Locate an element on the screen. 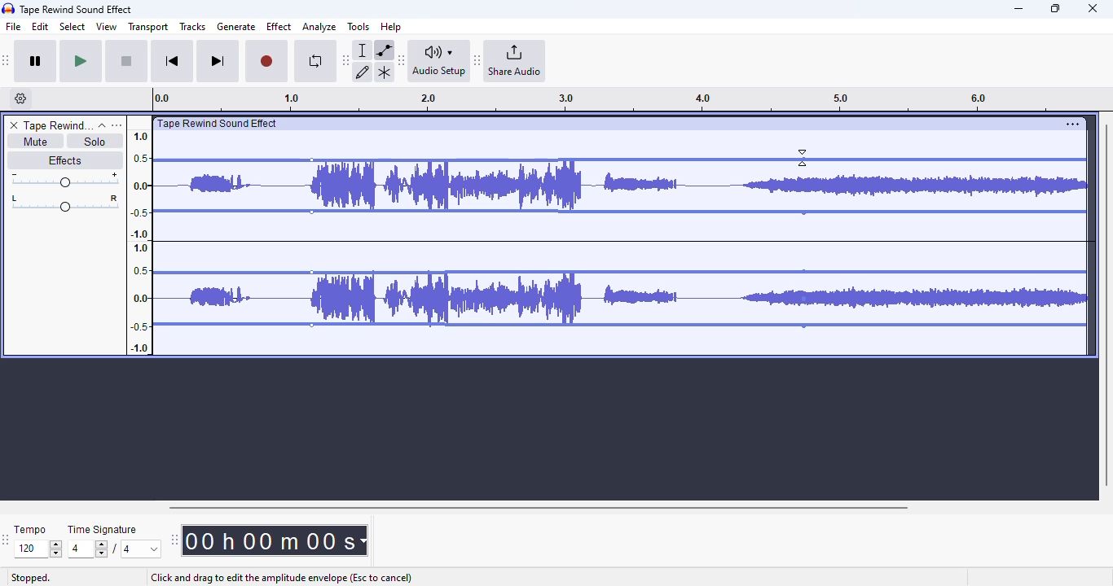 The height and width of the screenshot is (586, 1113). stop is located at coordinates (126, 62).